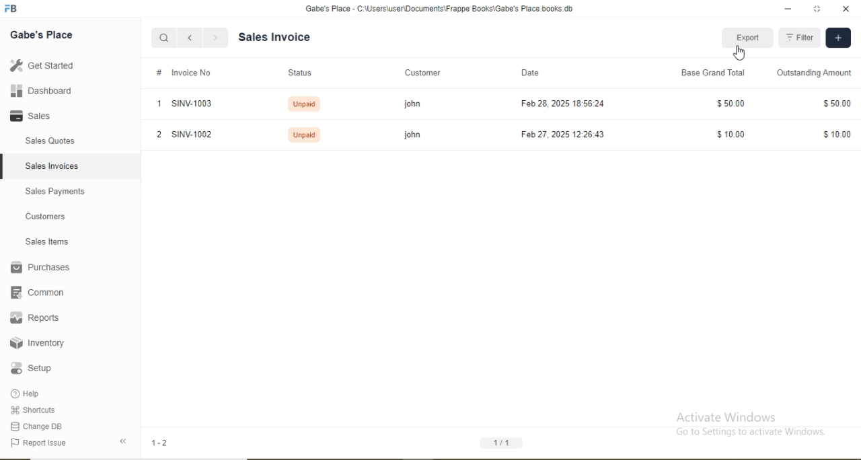  What do you see at coordinates (58, 141) in the screenshot?
I see `Sales Quotes` at bounding box center [58, 141].